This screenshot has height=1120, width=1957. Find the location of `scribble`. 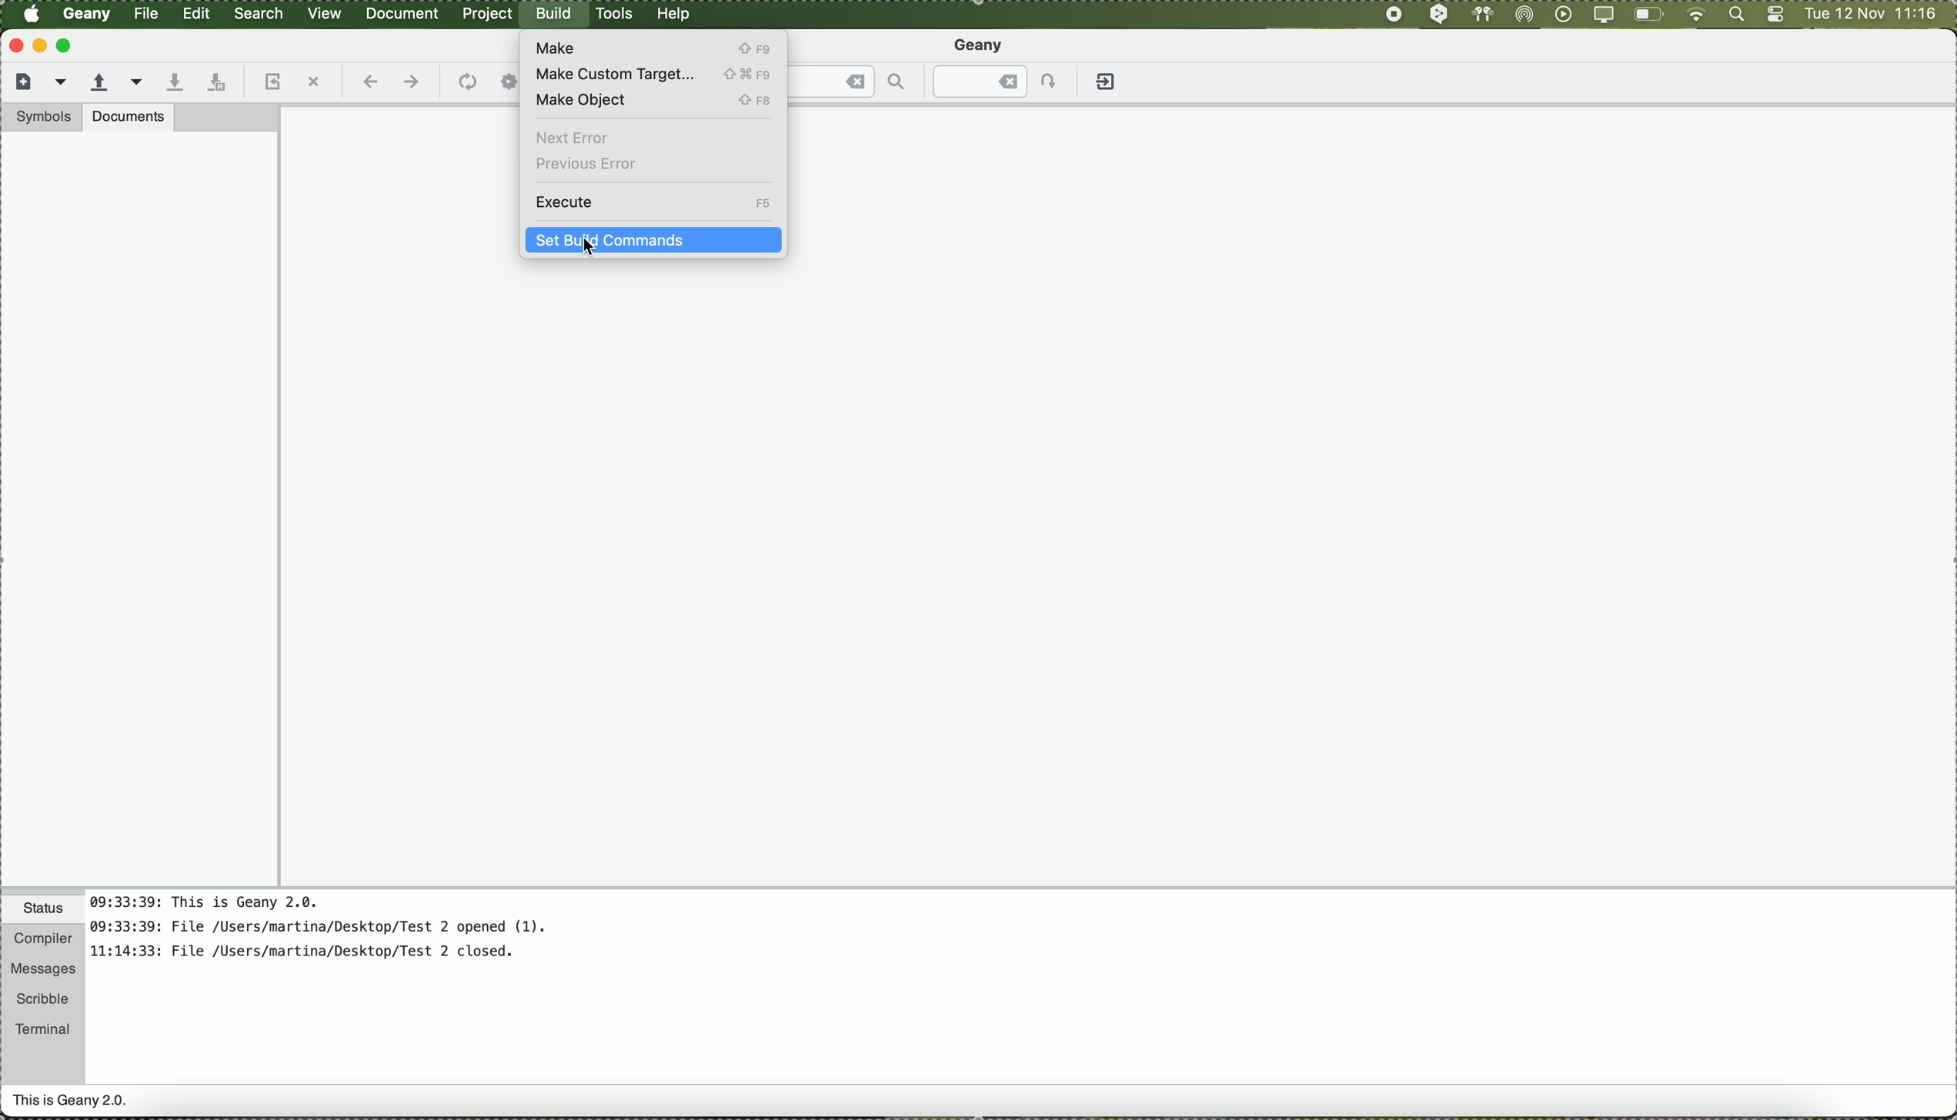

scribble is located at coordinates (43, 999).